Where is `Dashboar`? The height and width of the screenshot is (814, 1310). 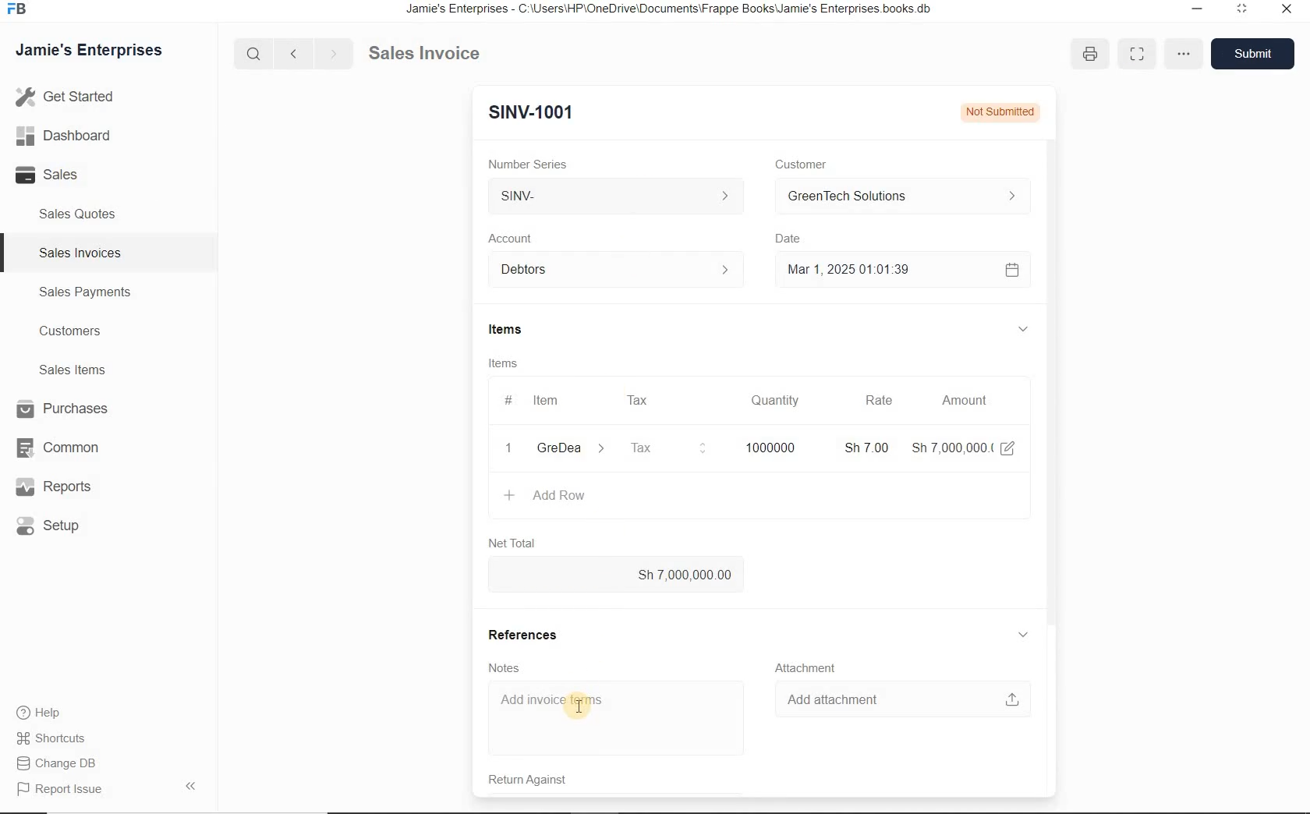
Dashboar is located at coordinates (64, 135).